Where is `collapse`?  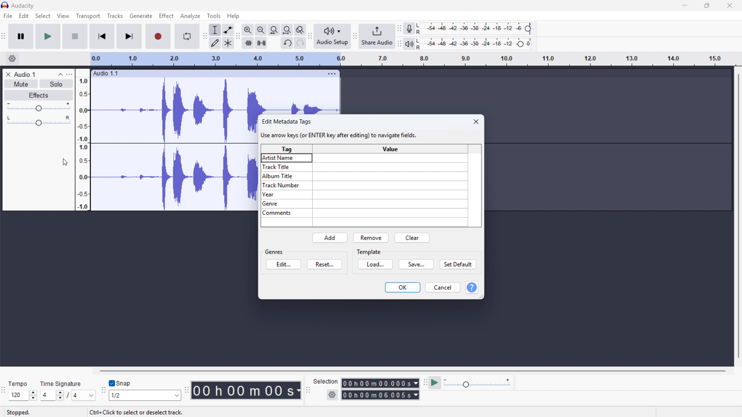 collapse is located at coordinates (60, 74).